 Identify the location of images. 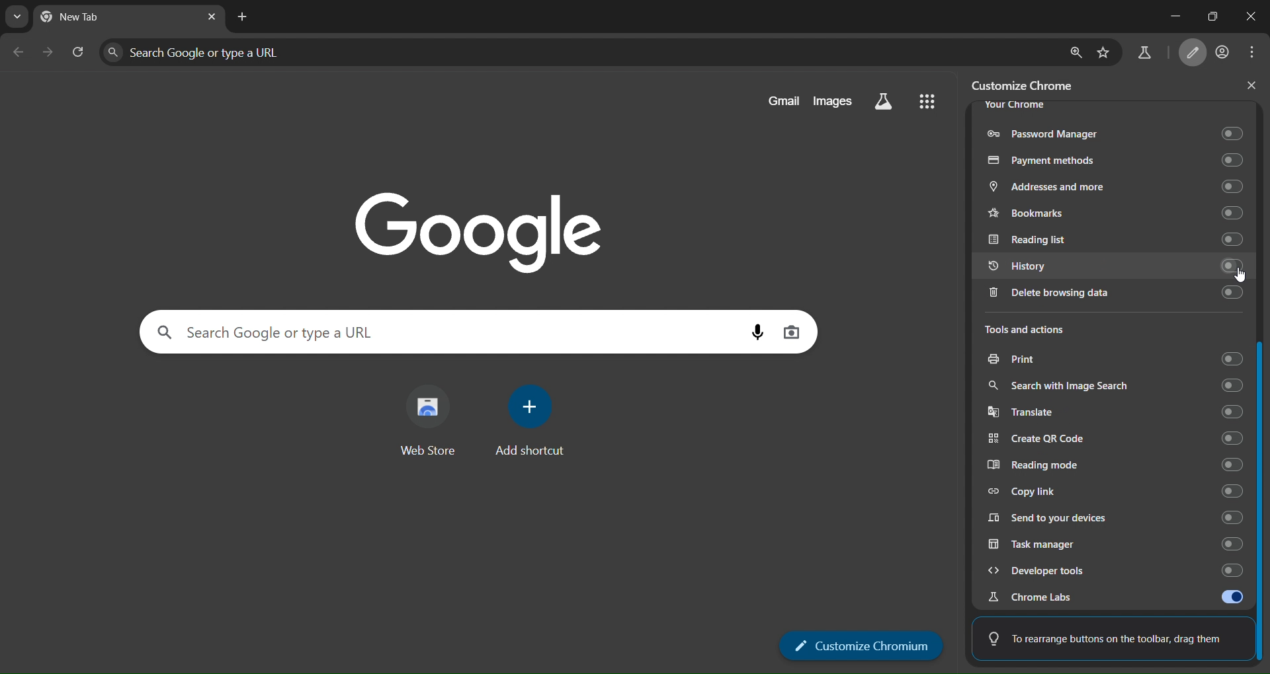
(833, 100).